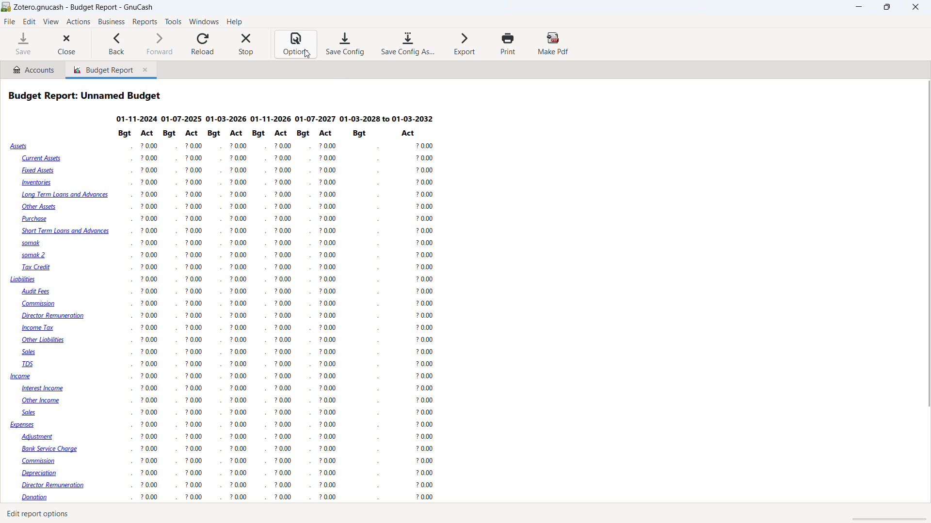 This screenshot has width=931, height=523. I want to click on Director Remuneration, so click(57, 485).